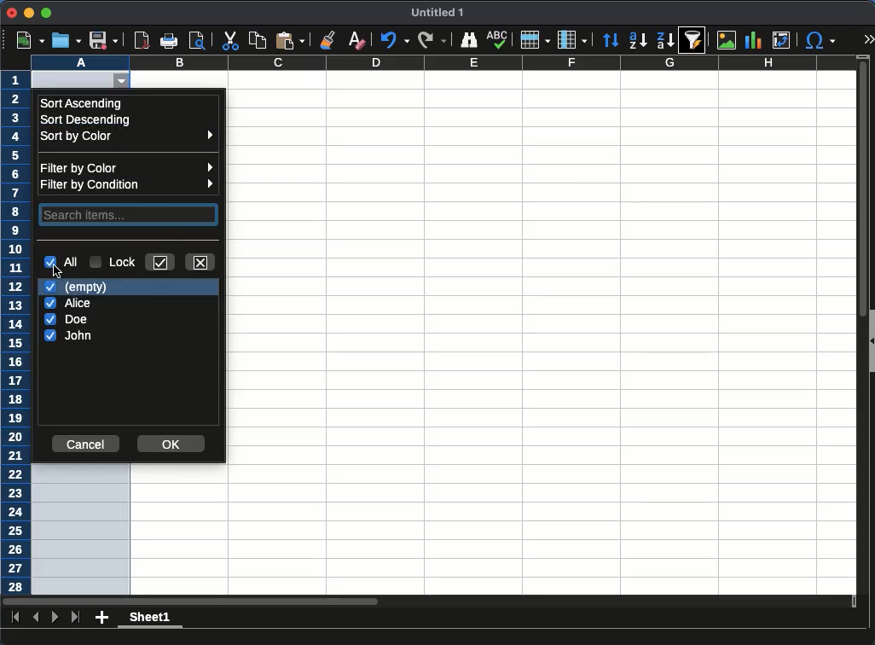 Image resolution: width=875 pixels, height=645 pixels. I want to click on empty, so click(78, 288).